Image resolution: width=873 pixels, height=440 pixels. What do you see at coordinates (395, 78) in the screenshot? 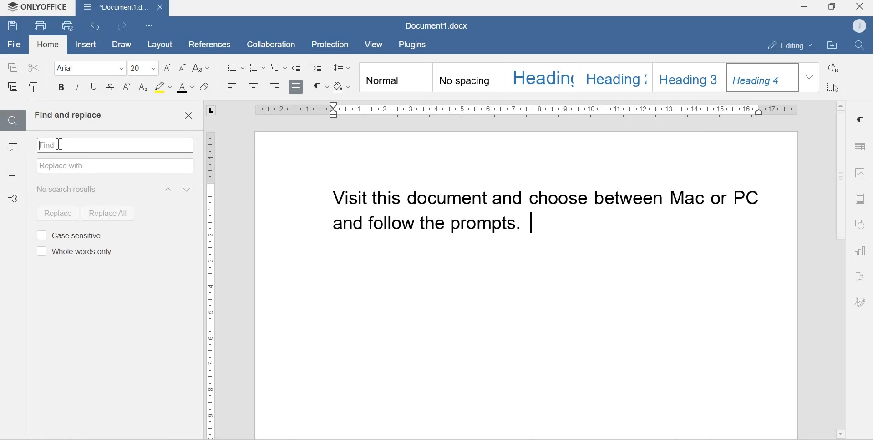
I see `Normal` at bounding box center [395, 78].